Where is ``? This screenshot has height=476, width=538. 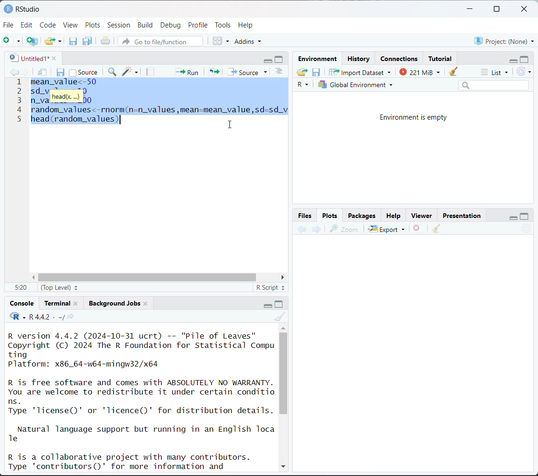
 is located at coordinates (306, 215).